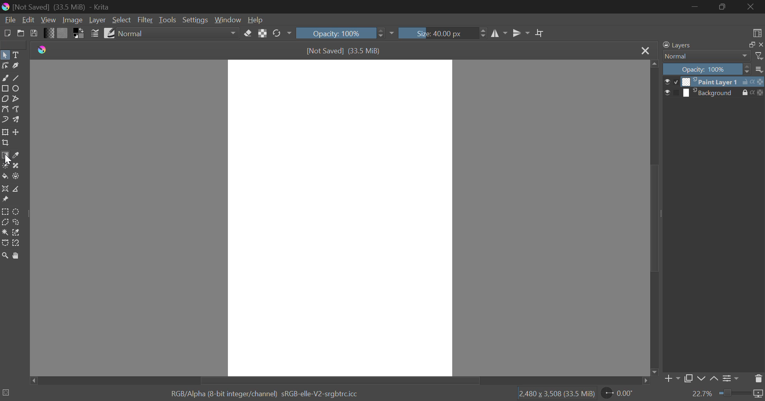 This screenshot has width=765, height=401. What do you see at coordinates (340, 217) in the screenshot?
I see `Document Workspace` at bounding box center [340, 217].